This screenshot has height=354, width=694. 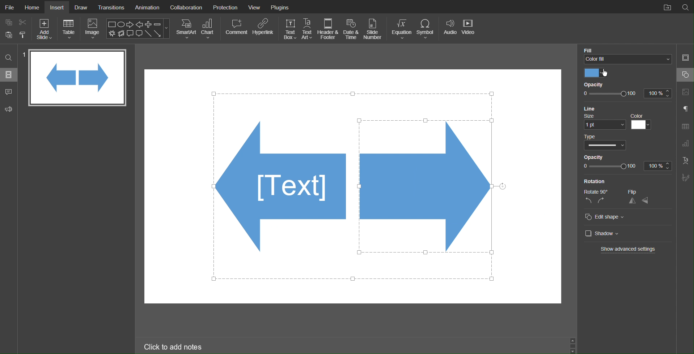 What do you see at coordinates (374, 29) in the screenshot?
I see `Slide Number` at bounding box center [374, 29].